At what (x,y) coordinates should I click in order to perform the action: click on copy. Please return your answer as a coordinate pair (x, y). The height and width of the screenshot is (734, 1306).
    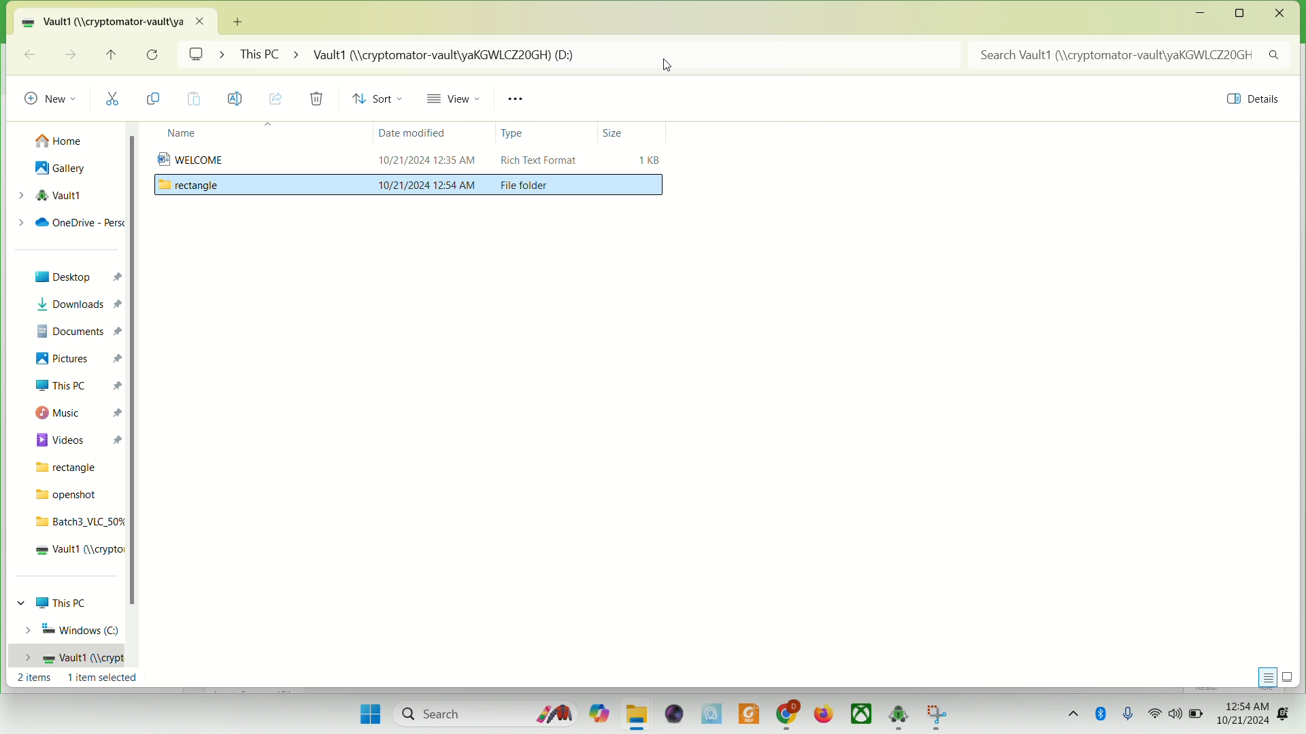
    Looking at the image, I should click on (158, 99).